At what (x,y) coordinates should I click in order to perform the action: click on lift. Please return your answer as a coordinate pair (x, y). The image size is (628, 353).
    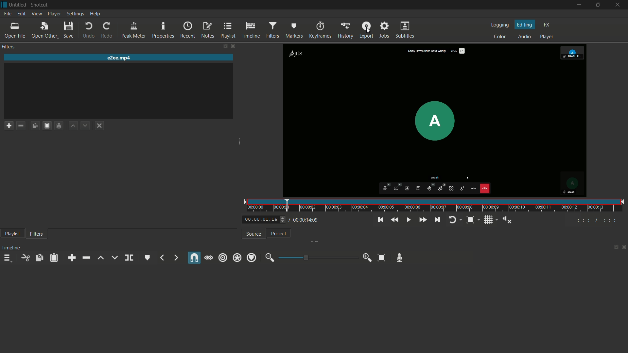
    Looking at the image, I should click on (101, 258).